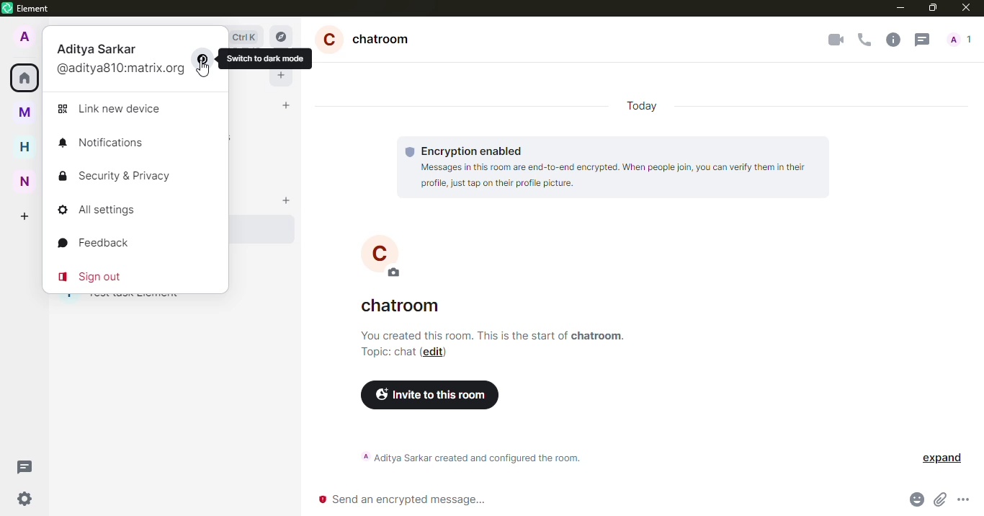 The width and height of the screenshot is (984, 516). I want to click on start chat, so click(283, 106).